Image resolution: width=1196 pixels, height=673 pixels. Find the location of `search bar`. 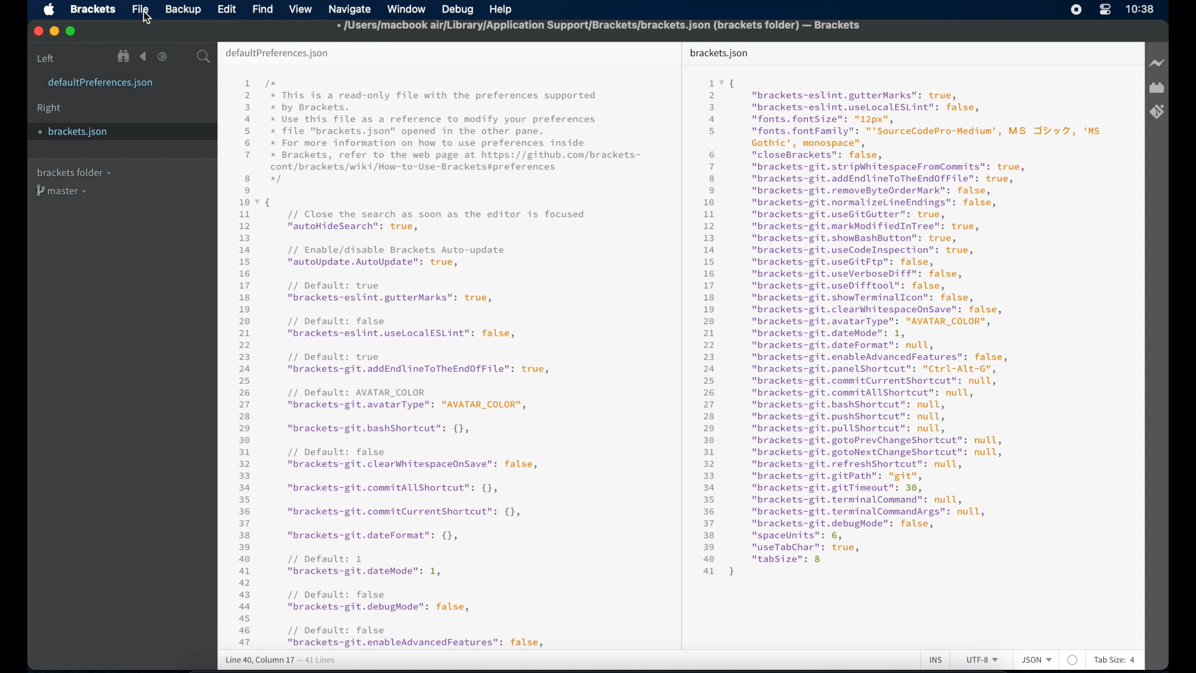

search bar is located at coordinates (204, 57).